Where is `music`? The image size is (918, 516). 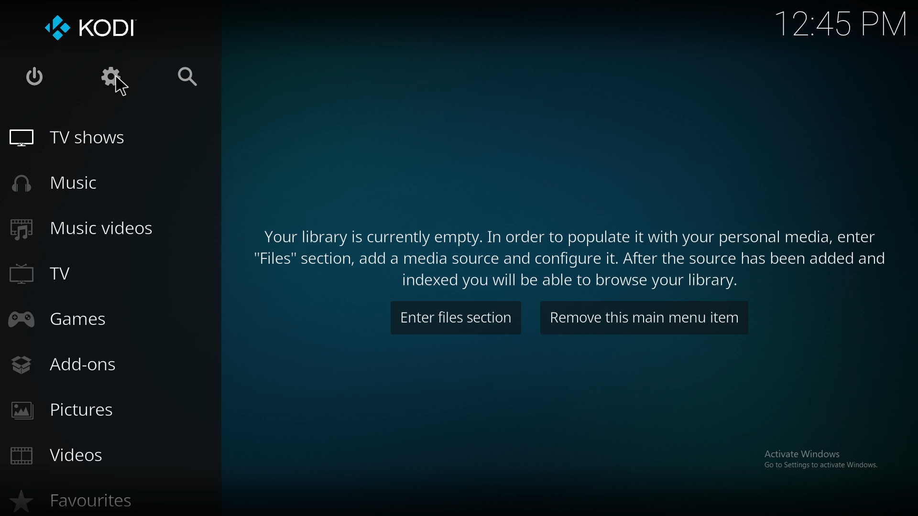 music is located at coordinates (73, 182).